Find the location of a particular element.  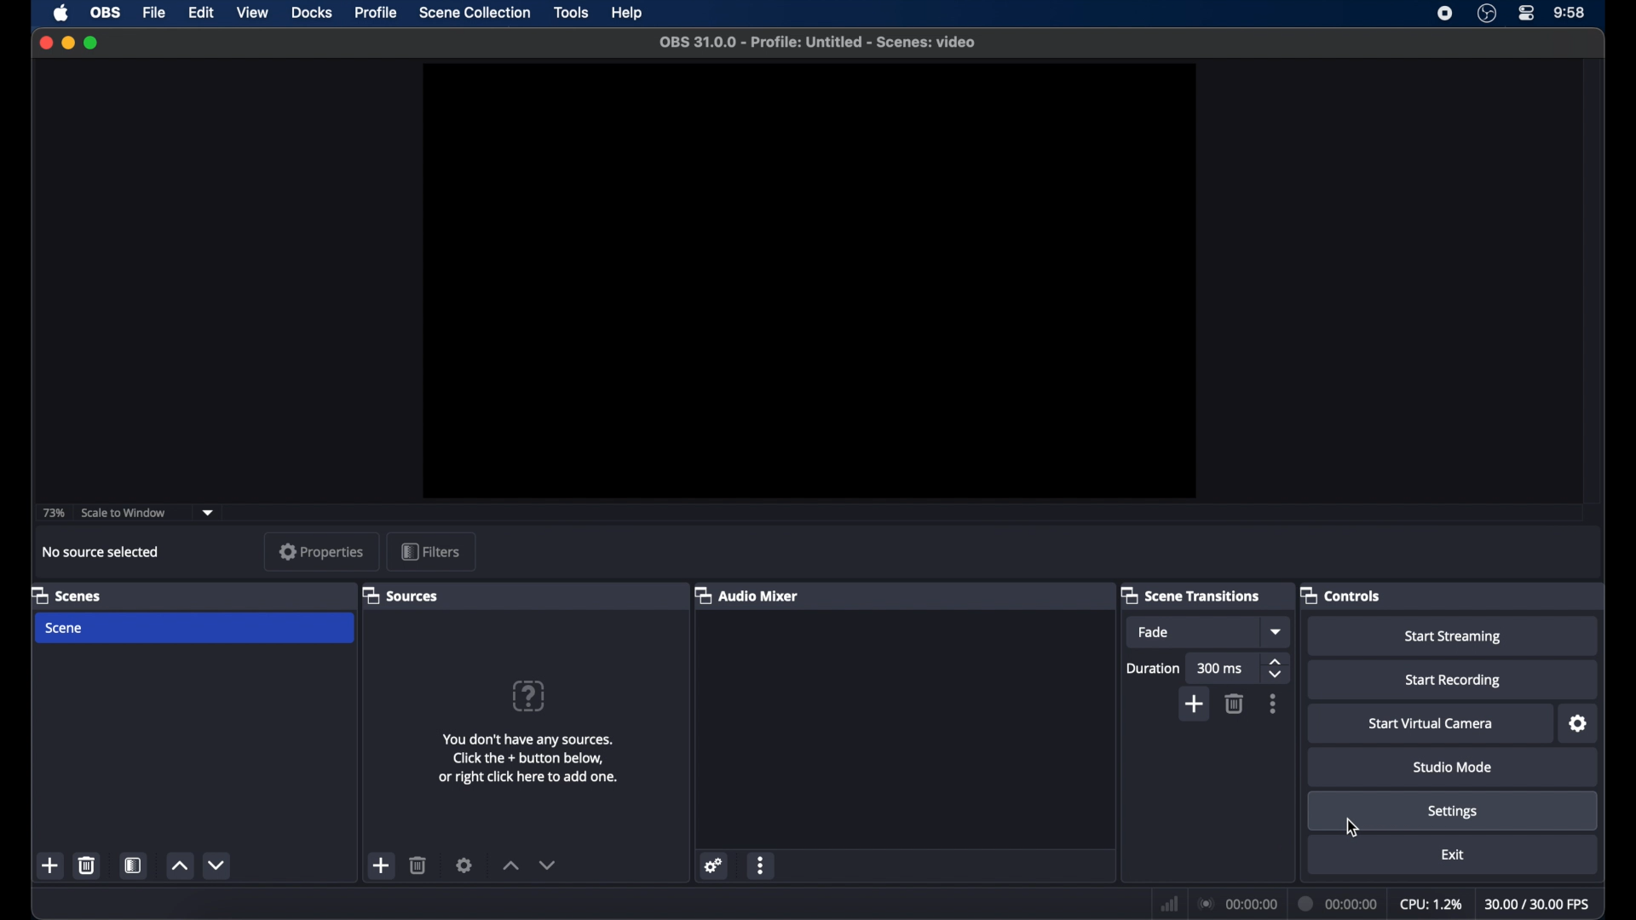

scene collection is located at coordinates (475, 14).